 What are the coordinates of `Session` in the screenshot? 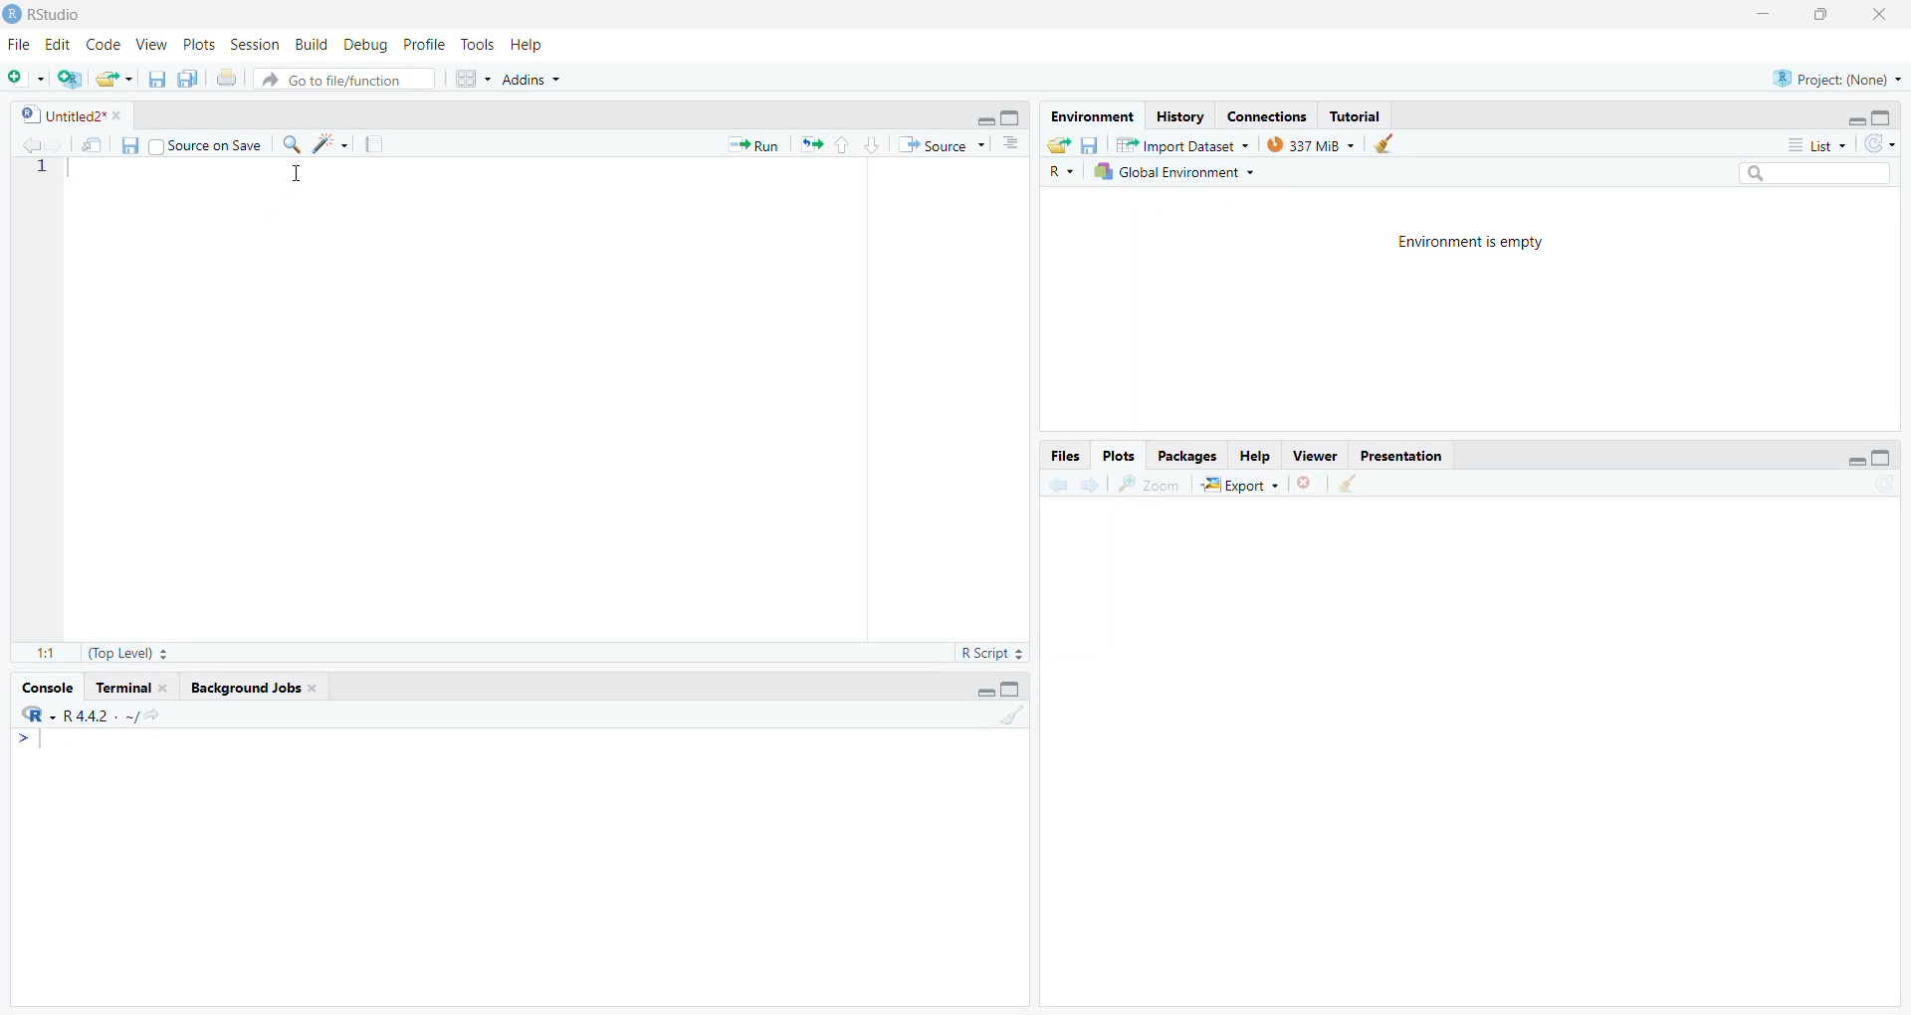 It's located at (255, 47).